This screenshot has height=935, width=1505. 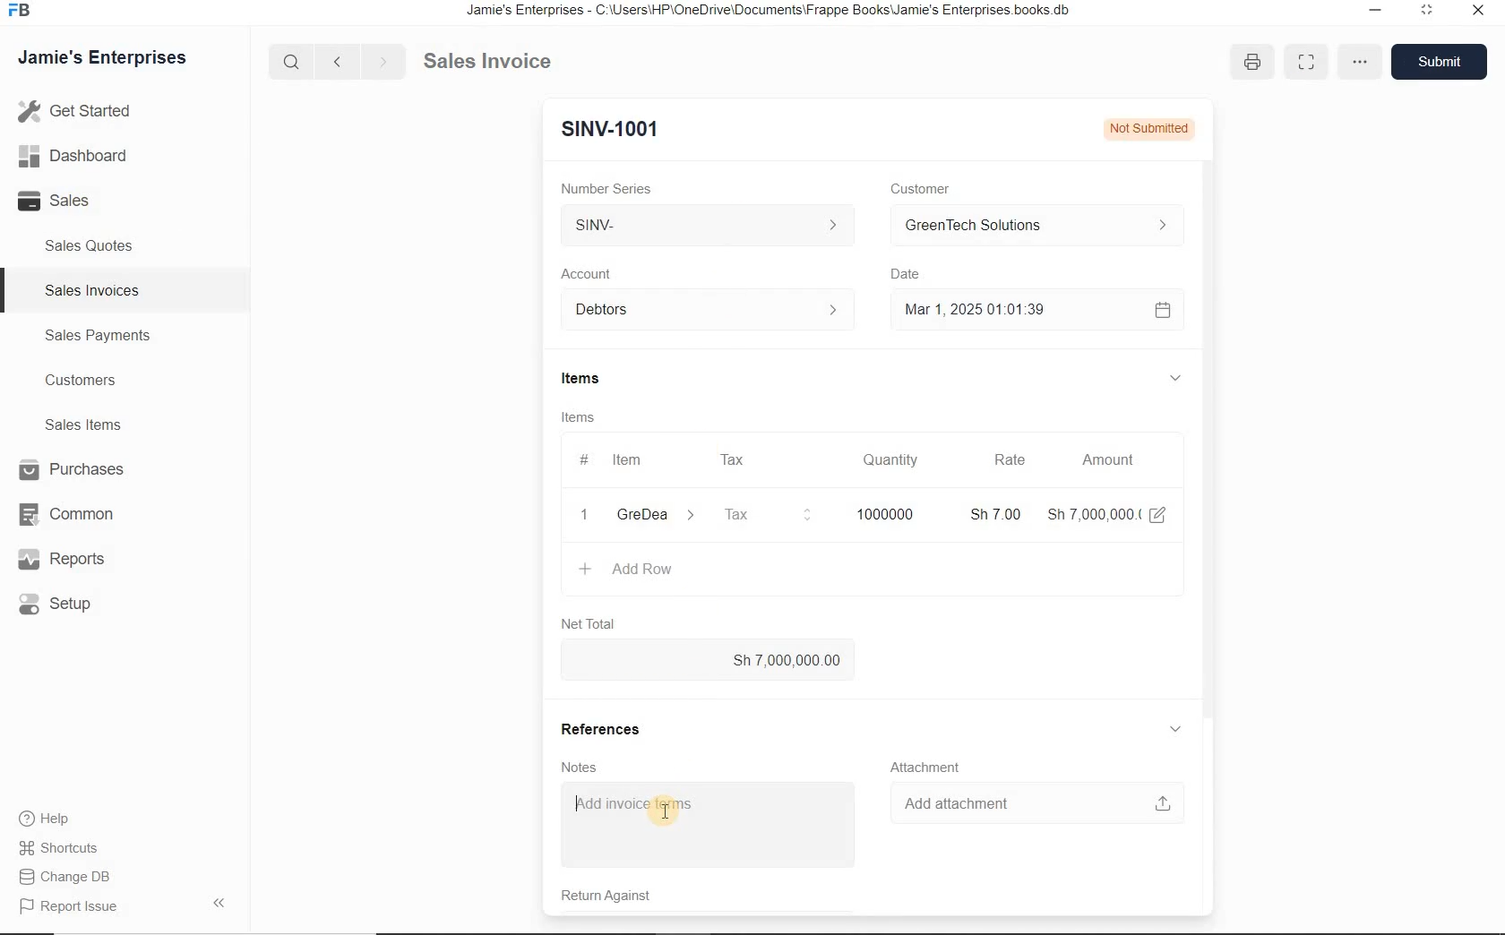 I want to click on SINV-1001, so click(x=606, y=128).